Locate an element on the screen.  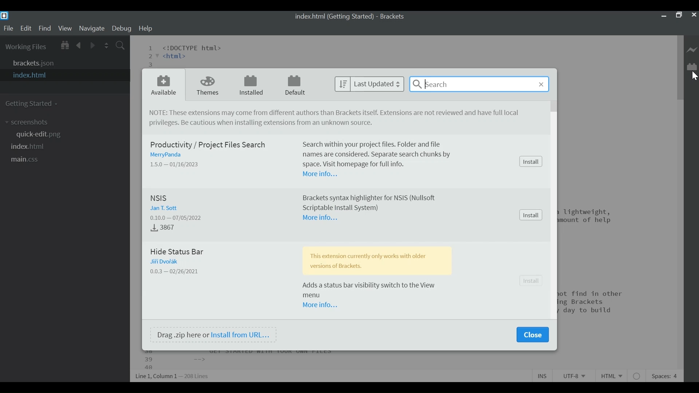
Brackets syntax highlighter is located at coordinates (378, 202).